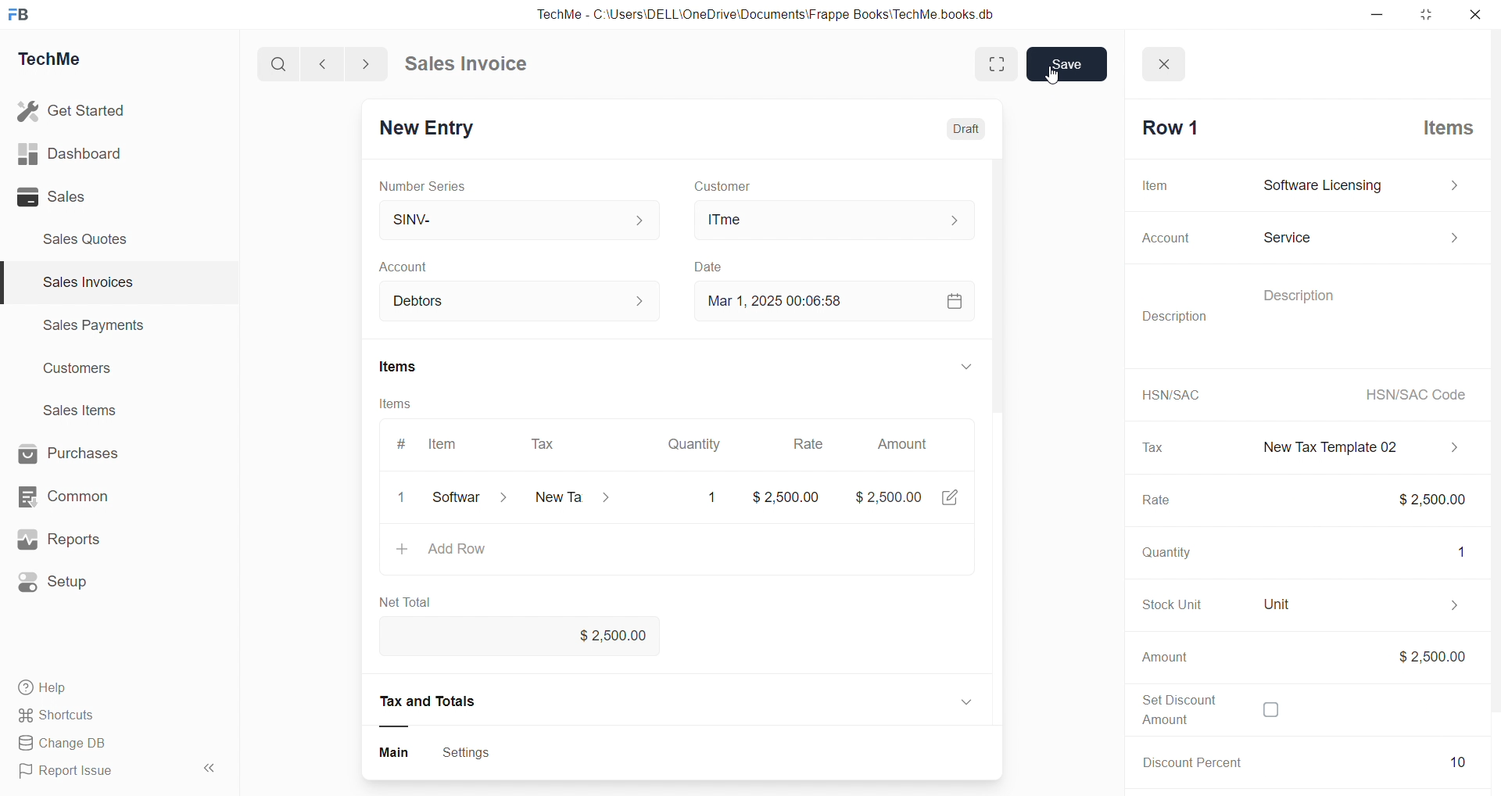 This screenshot has width=1501, height=796. I want to click on Sales Payments, so click(86, 328).